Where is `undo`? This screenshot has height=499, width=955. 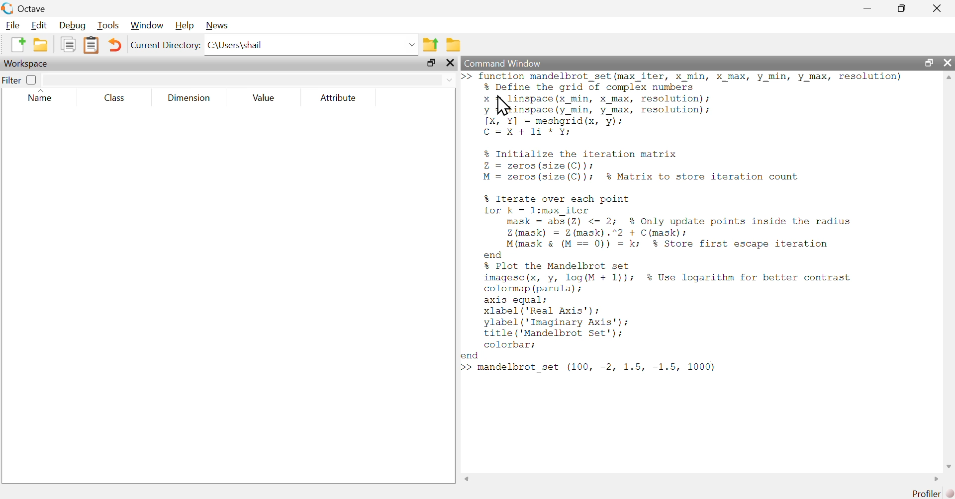 undo is located at coordinates (115, 44).